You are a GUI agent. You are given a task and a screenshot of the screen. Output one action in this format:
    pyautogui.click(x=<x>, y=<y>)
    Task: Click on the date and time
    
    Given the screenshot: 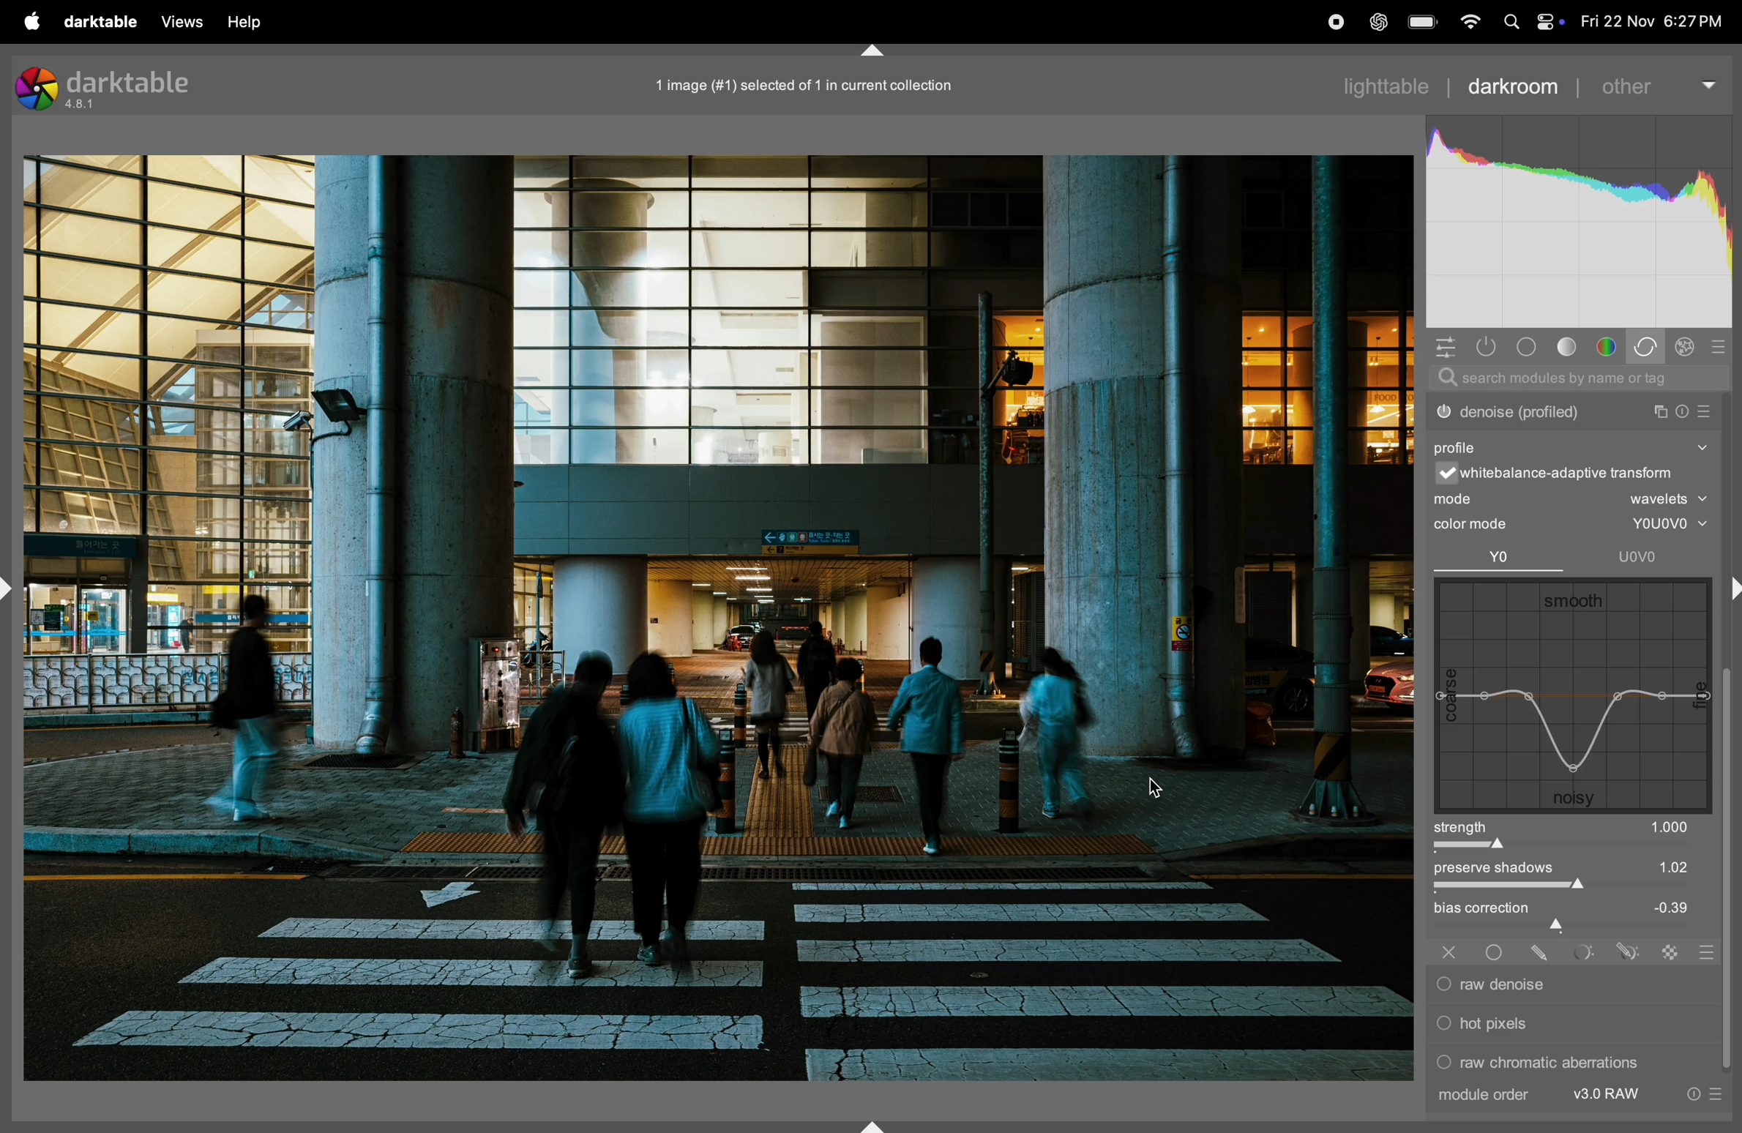 What is the action you would take?
    pyautogui.click(x=1647, y=23)
    